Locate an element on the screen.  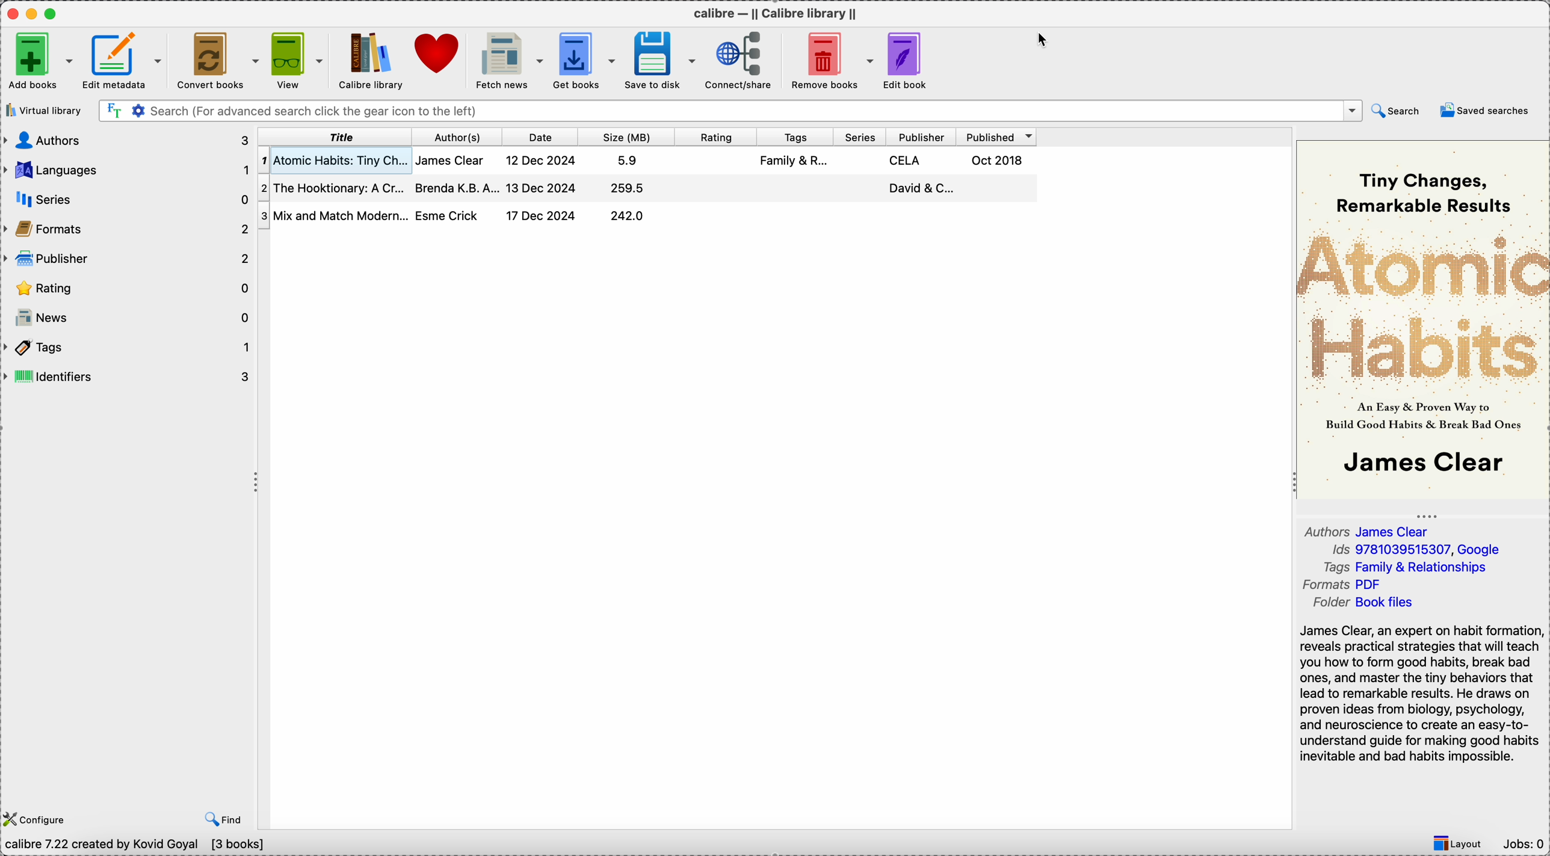
tags is located at coordinates (796, 136).